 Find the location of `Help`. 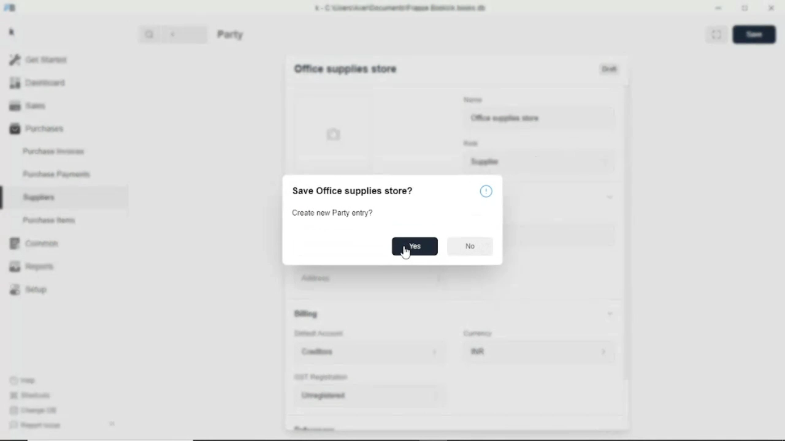

Help is located at coordinates (24, 380).